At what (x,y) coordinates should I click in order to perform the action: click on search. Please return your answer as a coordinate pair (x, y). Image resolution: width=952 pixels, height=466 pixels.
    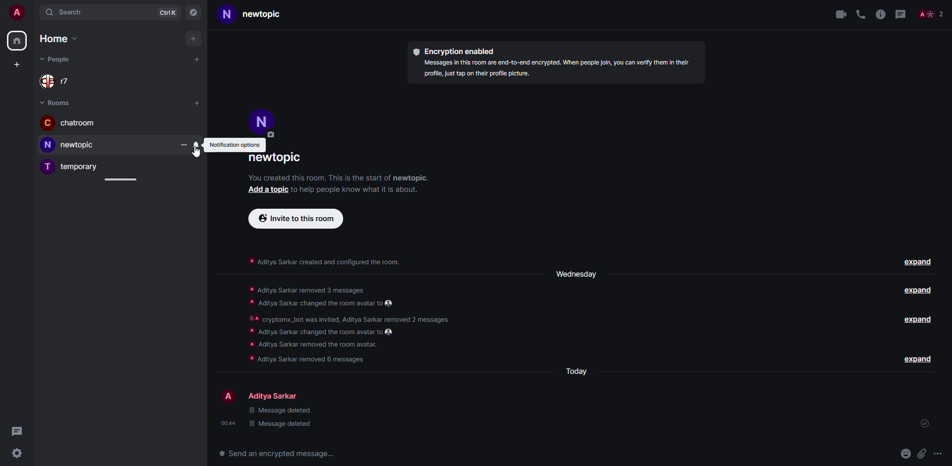
    Looking at the image, I should click on (67, 13).